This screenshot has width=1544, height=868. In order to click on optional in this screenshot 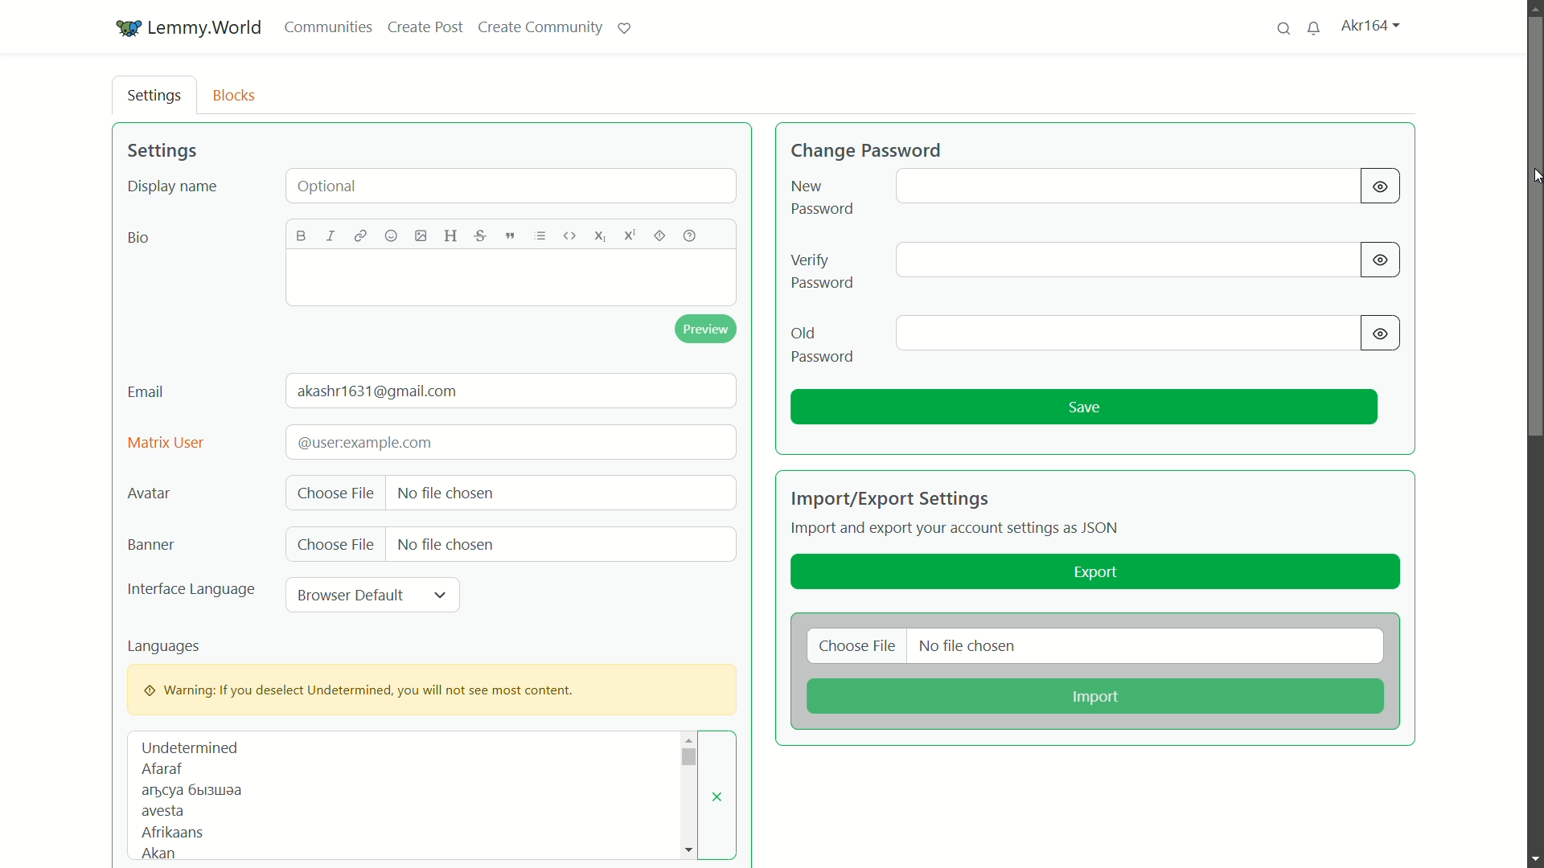, I will do `click(511, 186)`.